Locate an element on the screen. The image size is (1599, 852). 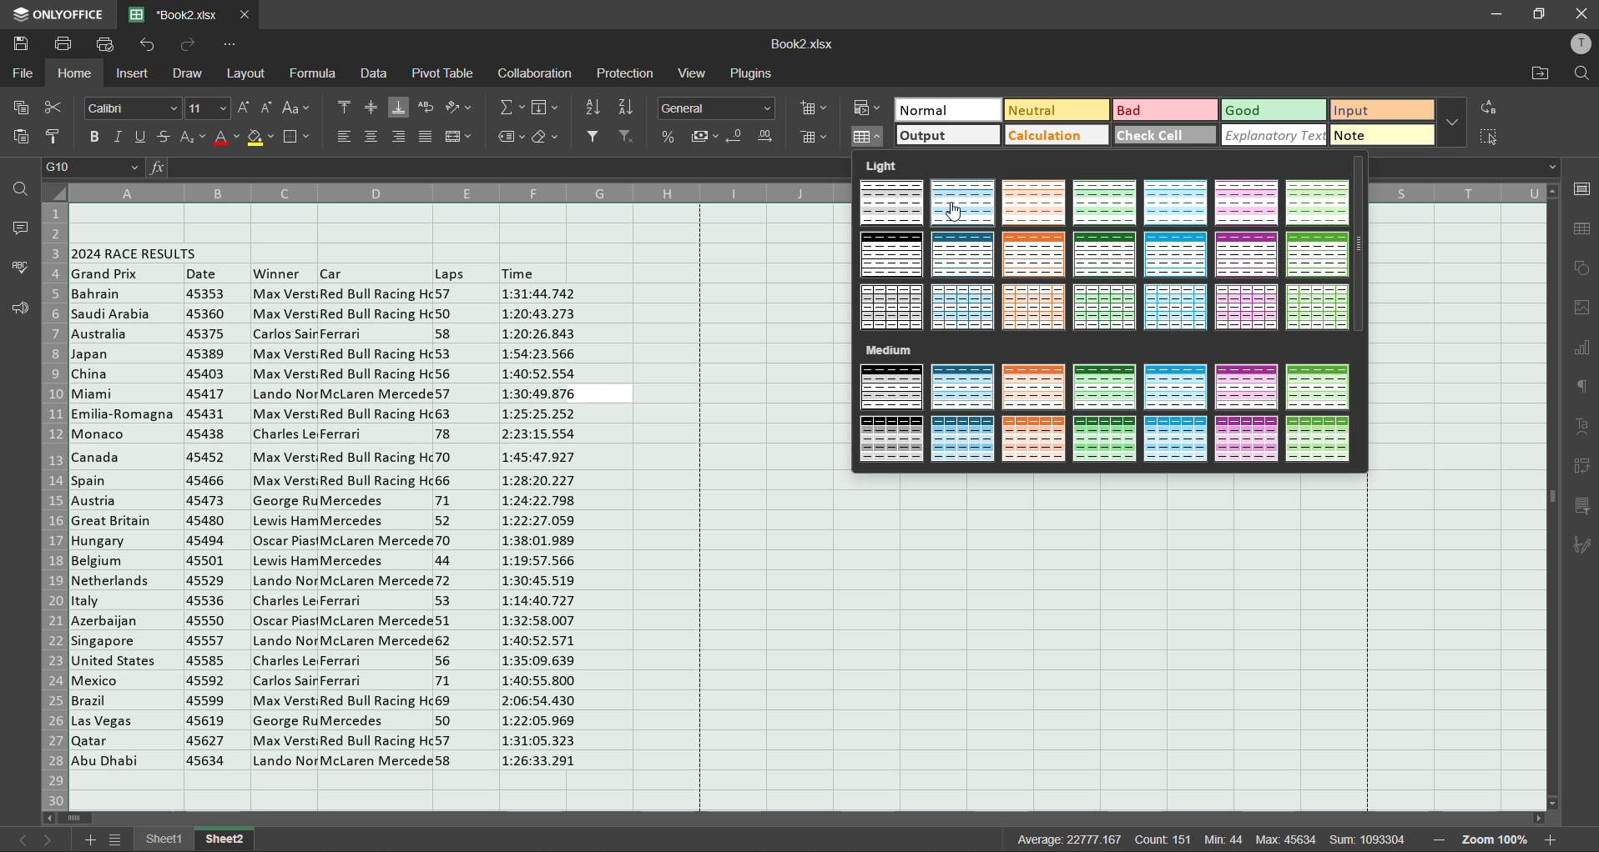
vertical scroll bar is located at coordinates (1359, 246).